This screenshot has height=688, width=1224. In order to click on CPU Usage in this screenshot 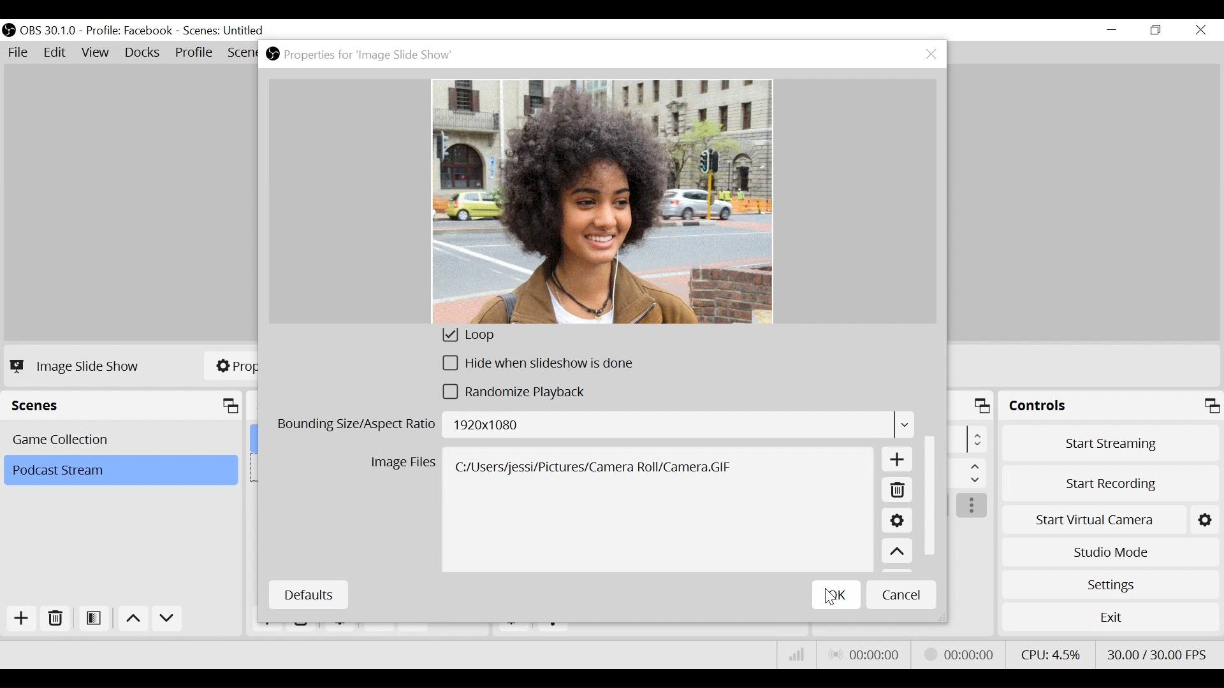, I will do `click(1049, 653)`.